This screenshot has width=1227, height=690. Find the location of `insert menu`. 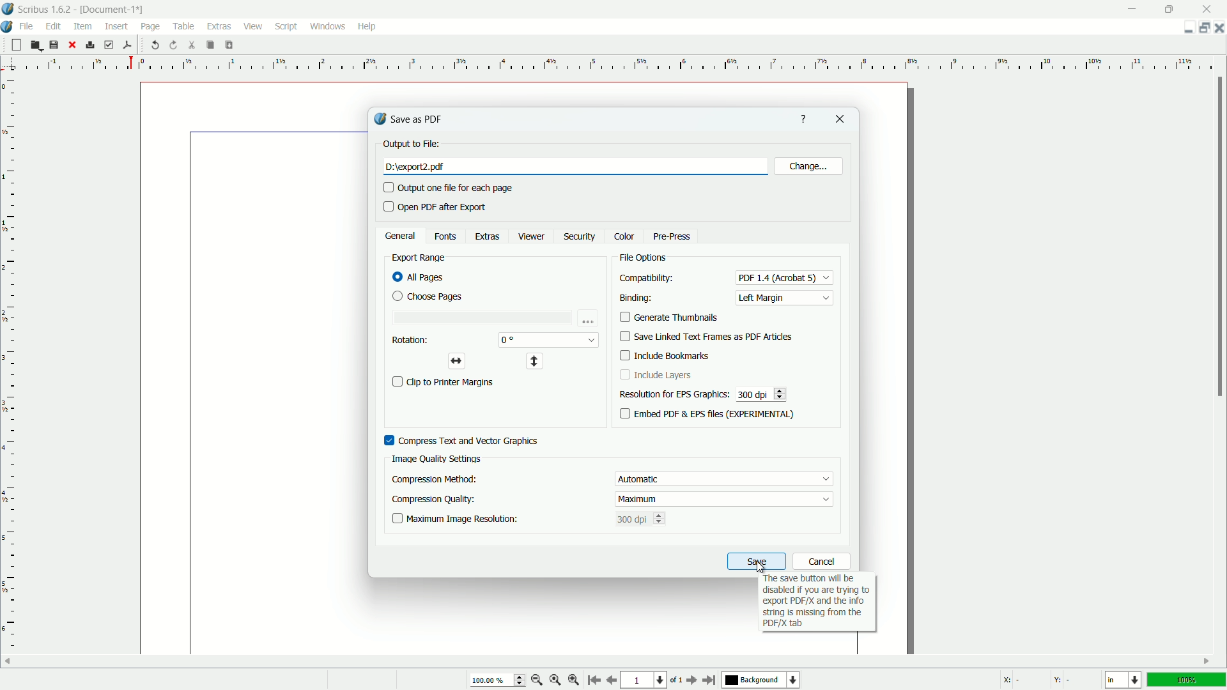

insert menu is located at coordinates (117, 27).